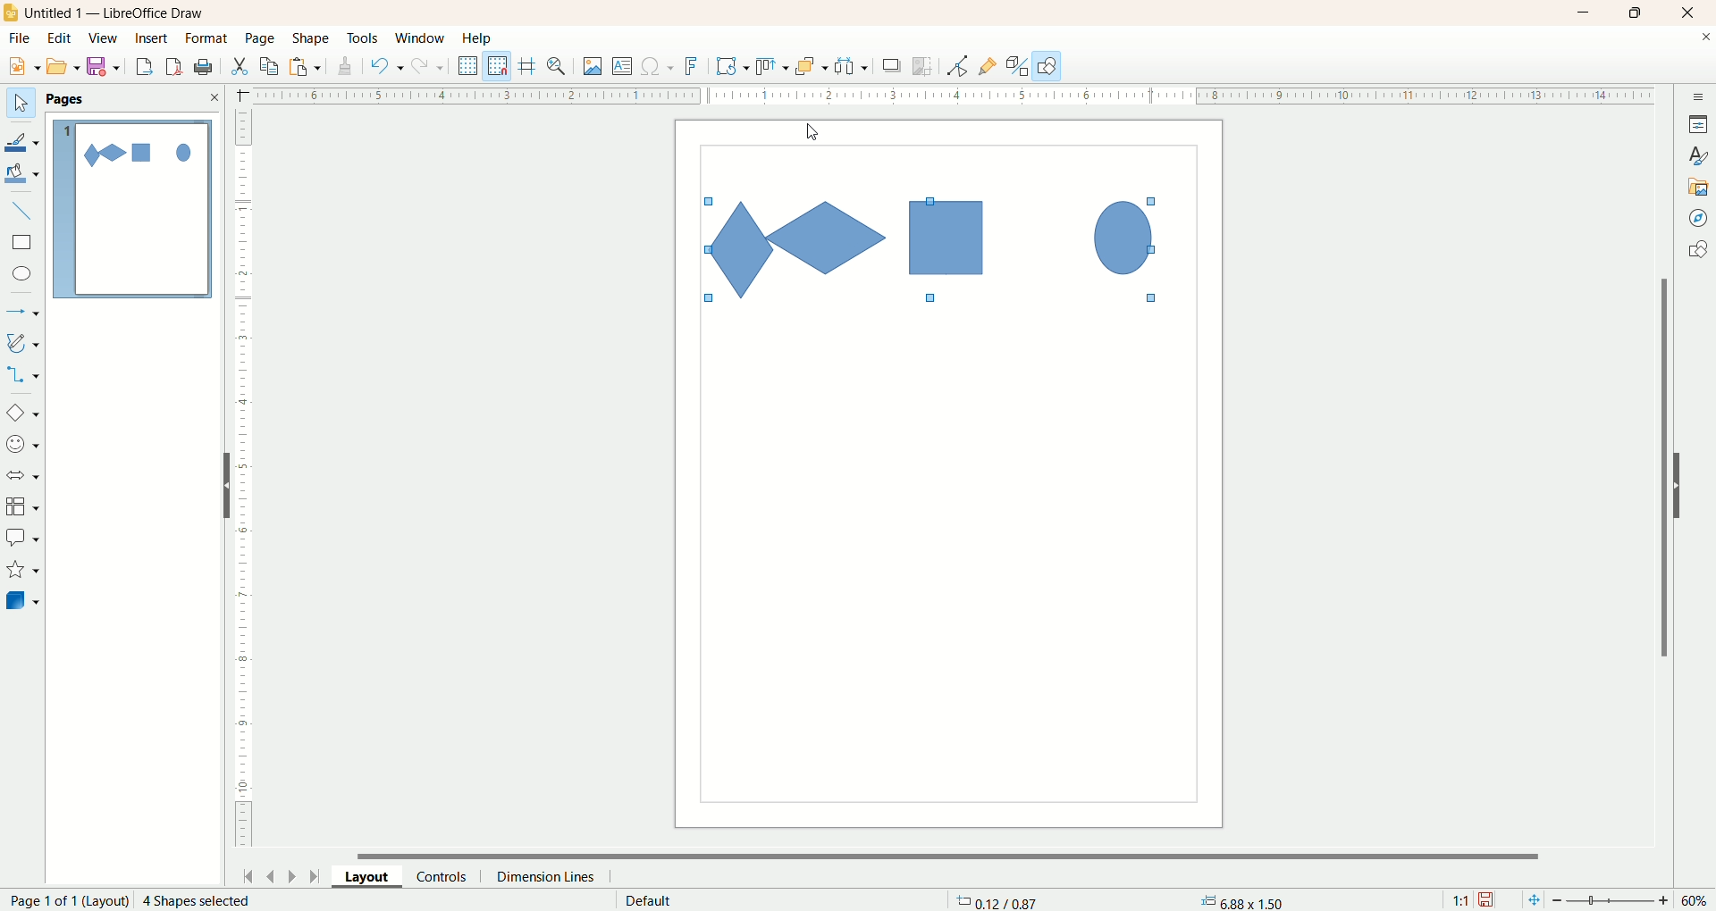 This screenshot has width=1716, height=911. What do you see at coordinates (69, 100) in the screenshot?
I see `Pages` at bounding box center [69, 100].